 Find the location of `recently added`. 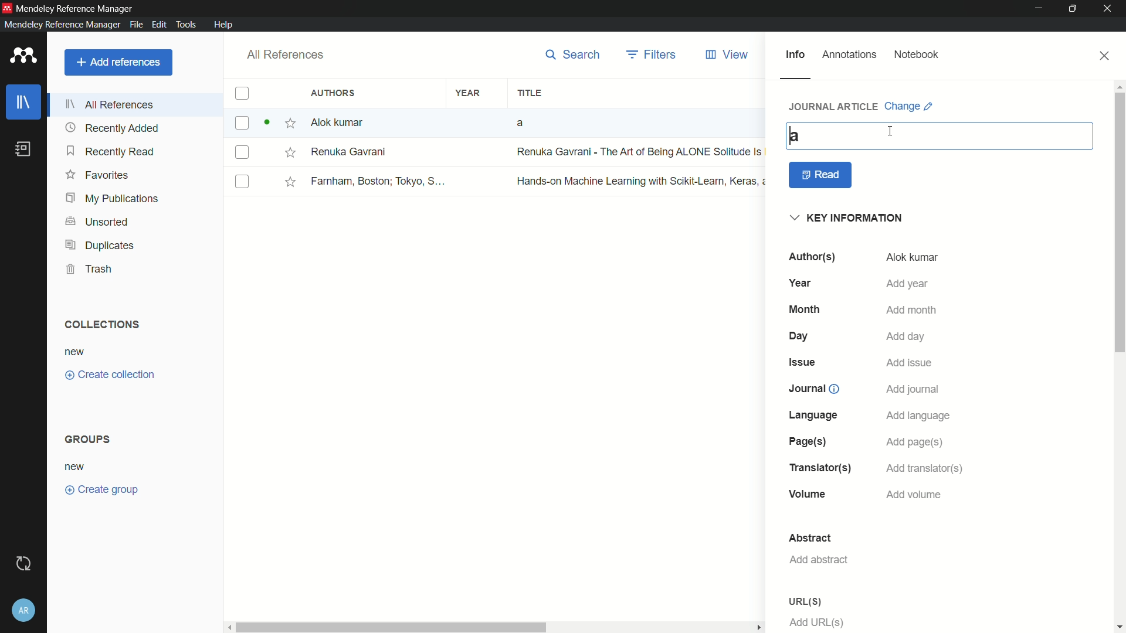

recently added is located at coordinates (112, 128).